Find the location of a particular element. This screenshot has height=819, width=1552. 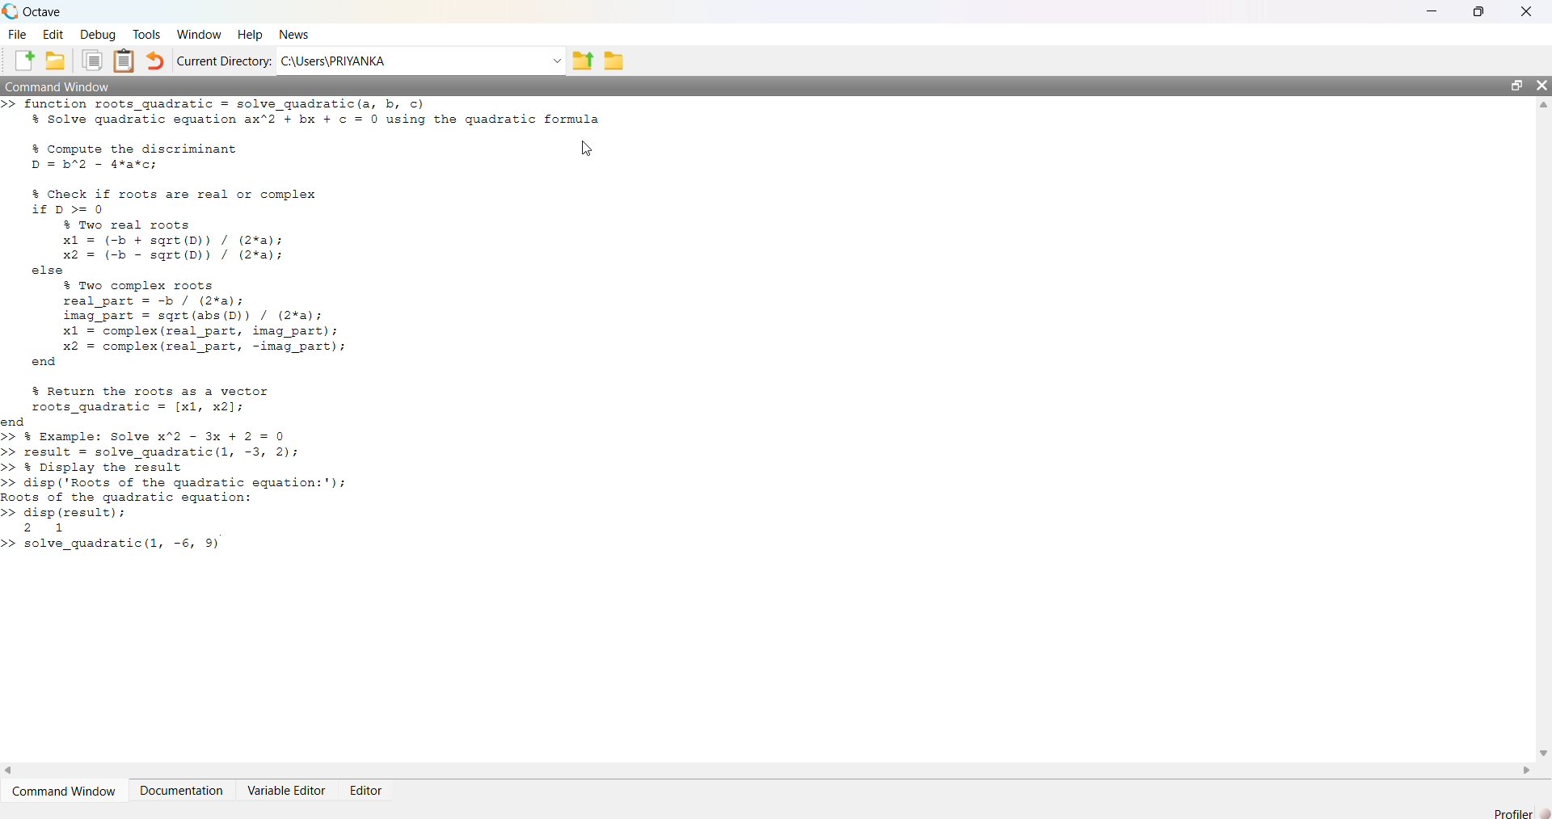

Tools is located at coordinates (146, 36).